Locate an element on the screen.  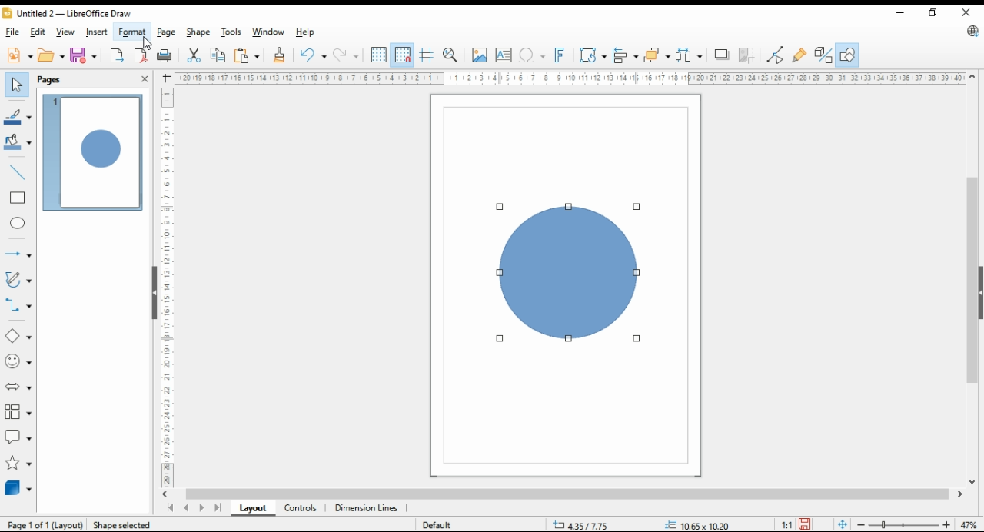
default is located at coordinates (440, 526).